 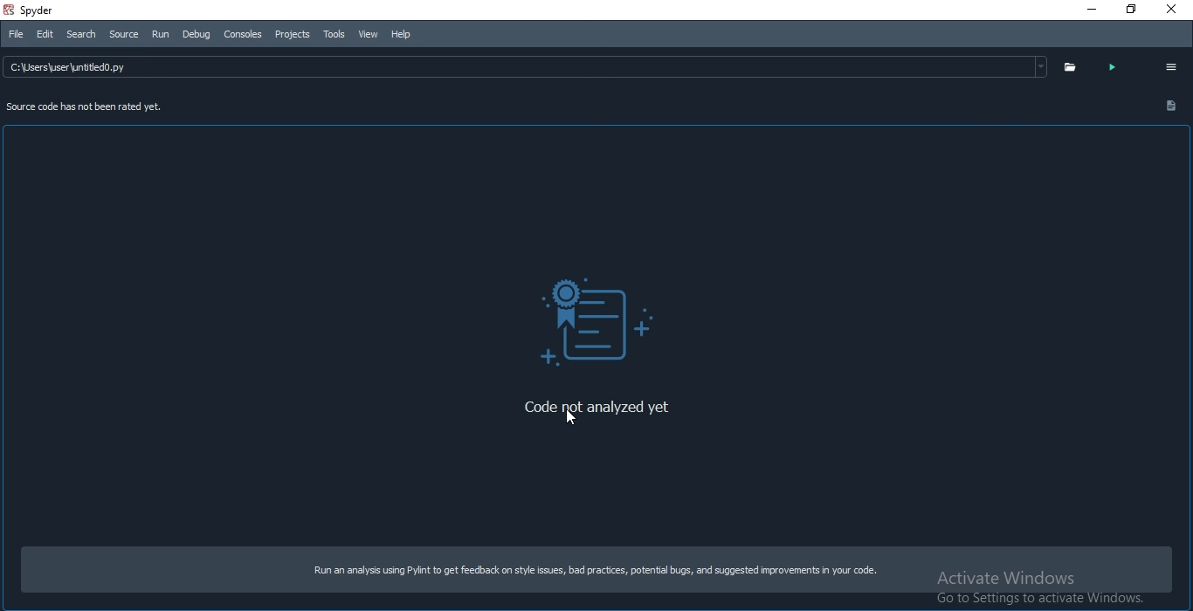 What do you see at coordinates (196, 33) in the screenshot?
I see `Debug` at bounding box center [196, 33].